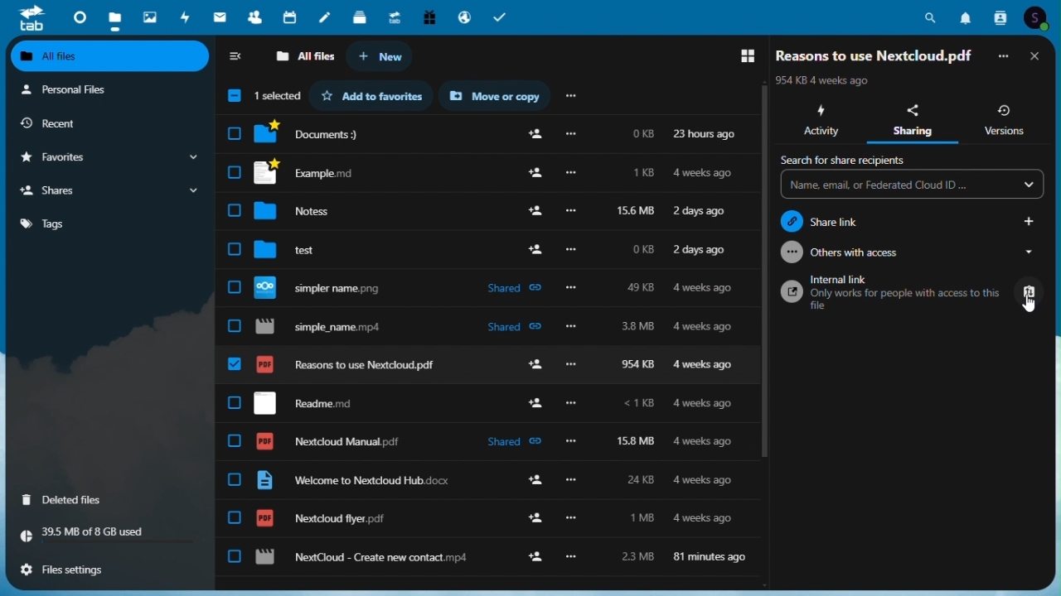  What do you see at coordinates (536, 137) in the screenshot?
I see ` add user` at bounding box center [536, 137].